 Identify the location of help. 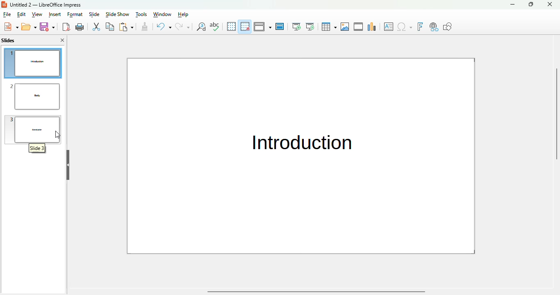
(183, 14).